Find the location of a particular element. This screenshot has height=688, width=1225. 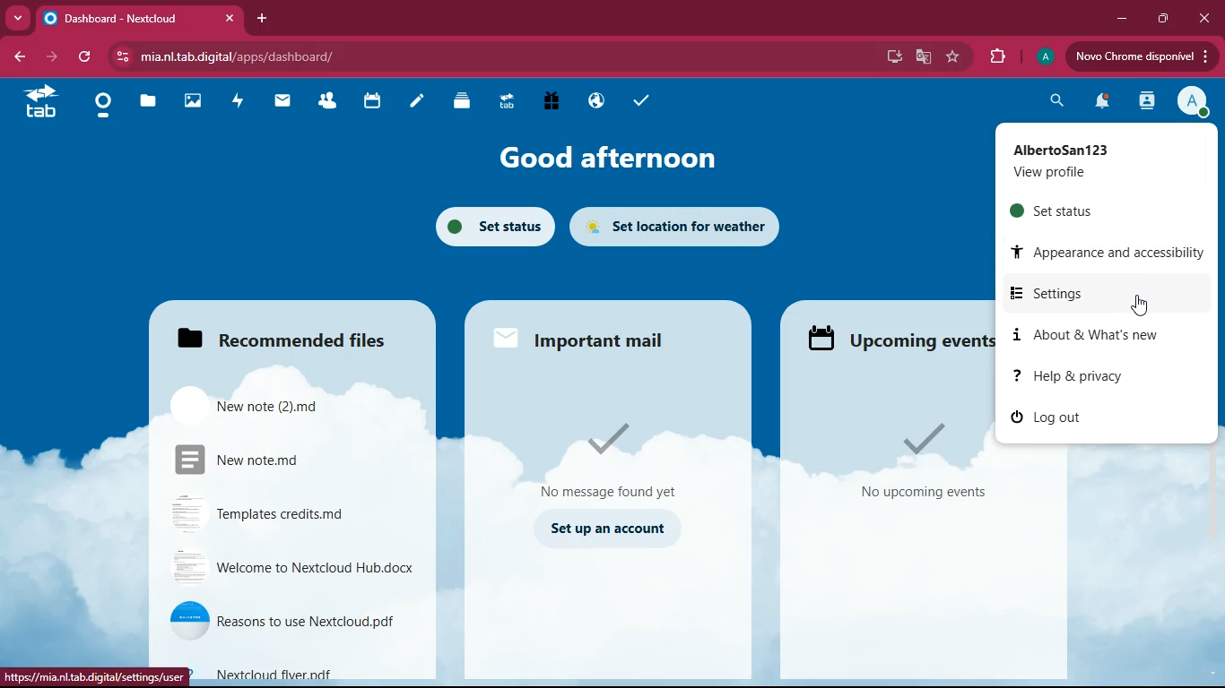

desktop is located at coordinates (898, 56).